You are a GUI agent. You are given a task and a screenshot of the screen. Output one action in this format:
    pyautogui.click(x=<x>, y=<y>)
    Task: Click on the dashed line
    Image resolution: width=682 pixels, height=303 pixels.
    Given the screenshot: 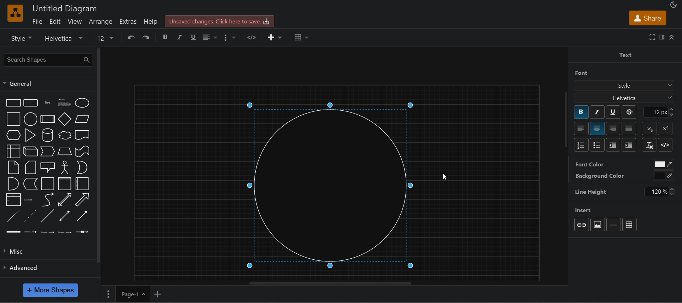 What is the action you would take?
    pyautogui.click(x=11, y=217)
    